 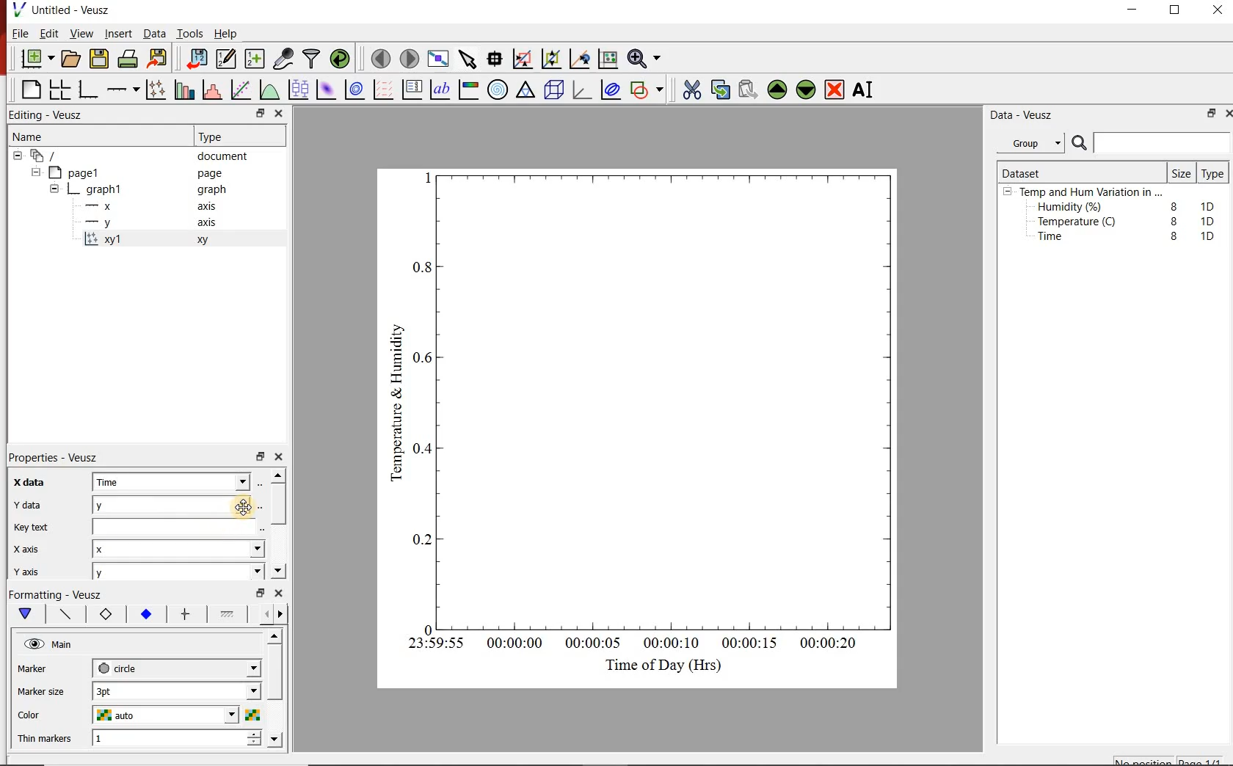 What do you see at coordinates (276, 687) in the screenshot?
I see `scroll bar` at bounding box center [276, 687].